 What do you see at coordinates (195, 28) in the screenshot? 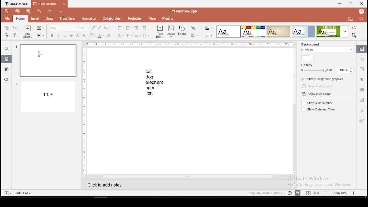
I see `arrange objects` at bounding box center [195, 28].